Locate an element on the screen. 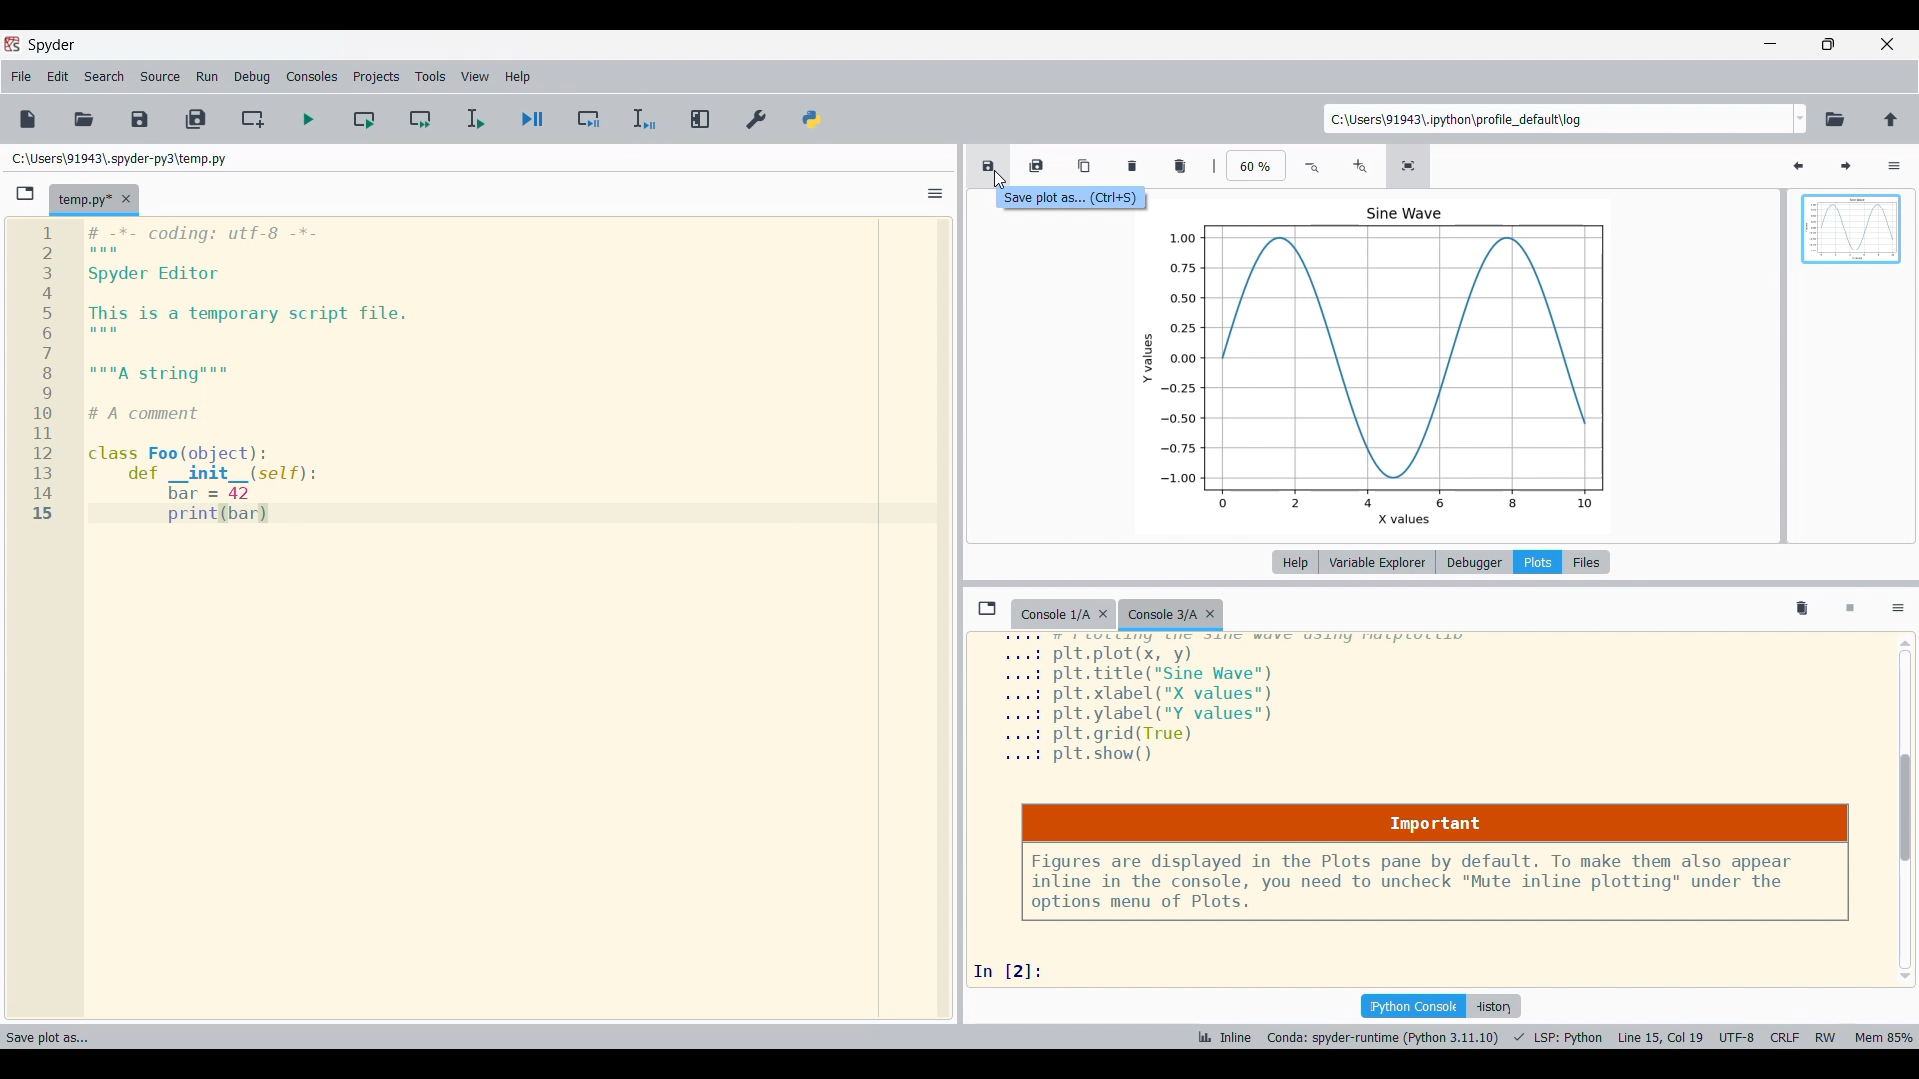 This screenshot has width=1919, height=1079. Remove all variables from namespace is located at coordinates (1802, 610).